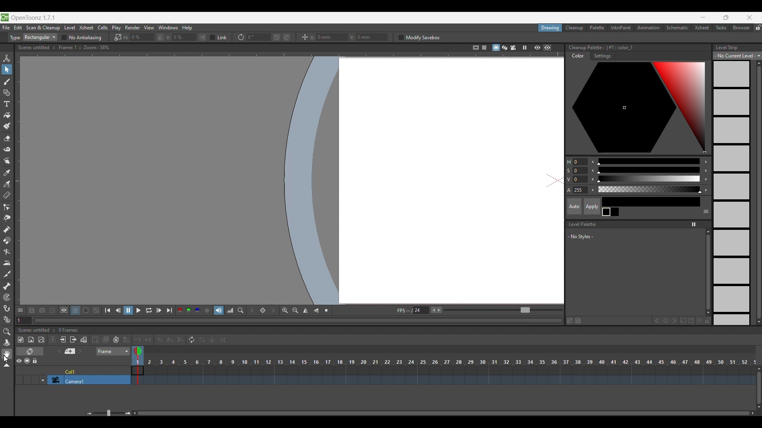 The height and width of the screenshot is (428, 762). I want to click on Current frame, so click(23, 320).